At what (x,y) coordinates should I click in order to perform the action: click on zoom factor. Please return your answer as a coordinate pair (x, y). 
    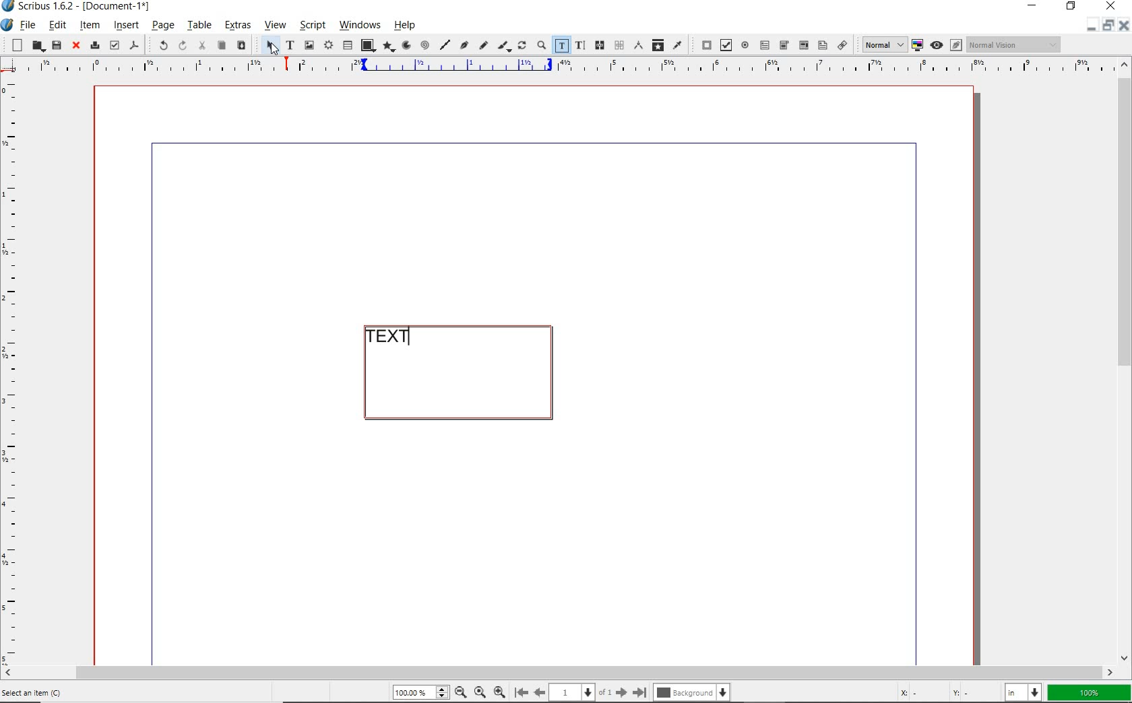
    Looking at the image, I should click on (1090, 692).